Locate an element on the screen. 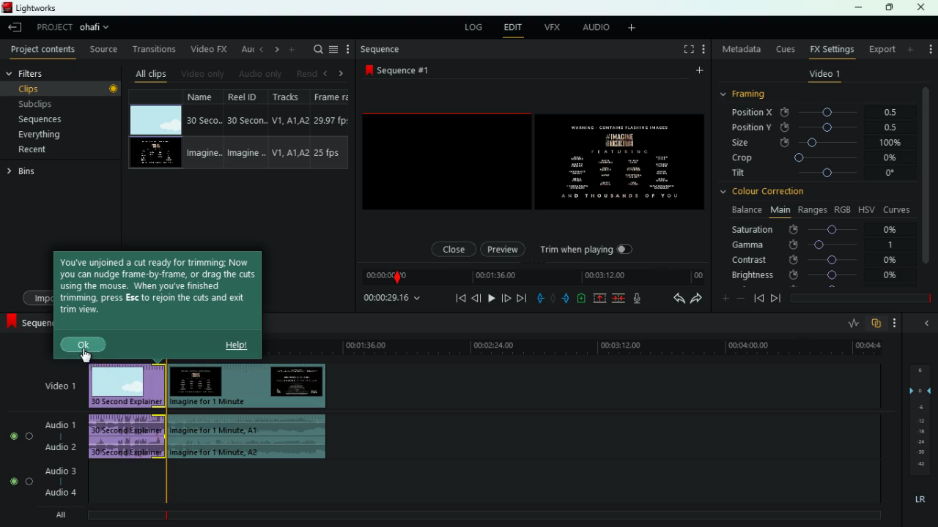 The image size is (938, 527). framing is located at coordinates (752, 94).